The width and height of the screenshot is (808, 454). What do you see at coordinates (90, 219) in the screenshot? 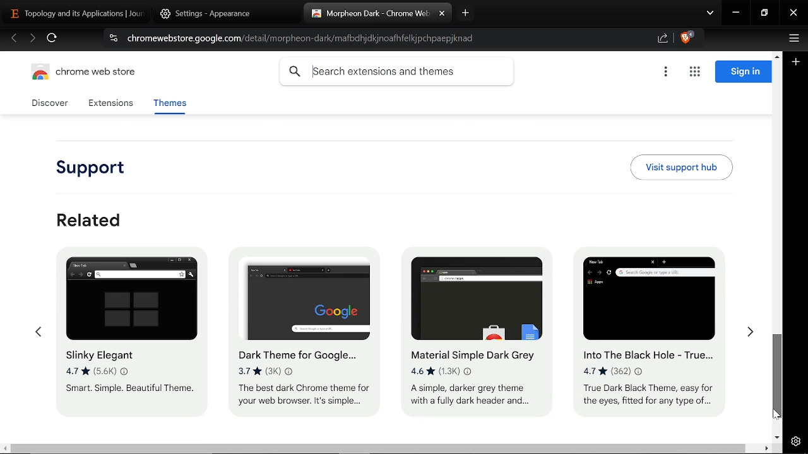
I see `Related` at bounding box center [90, 219].